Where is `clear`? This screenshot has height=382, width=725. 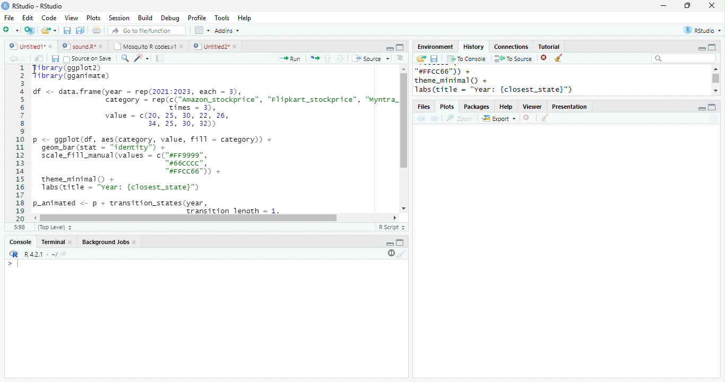
clear is located at coordinates (545, 118).